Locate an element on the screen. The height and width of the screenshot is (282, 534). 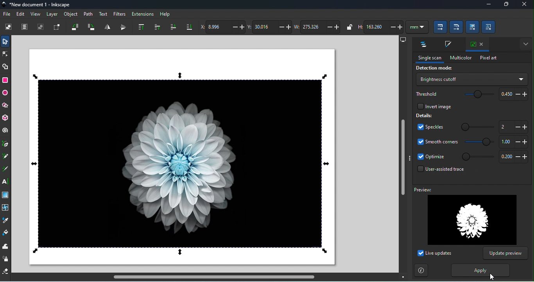
Canvas is located at coordinates (181, 157).